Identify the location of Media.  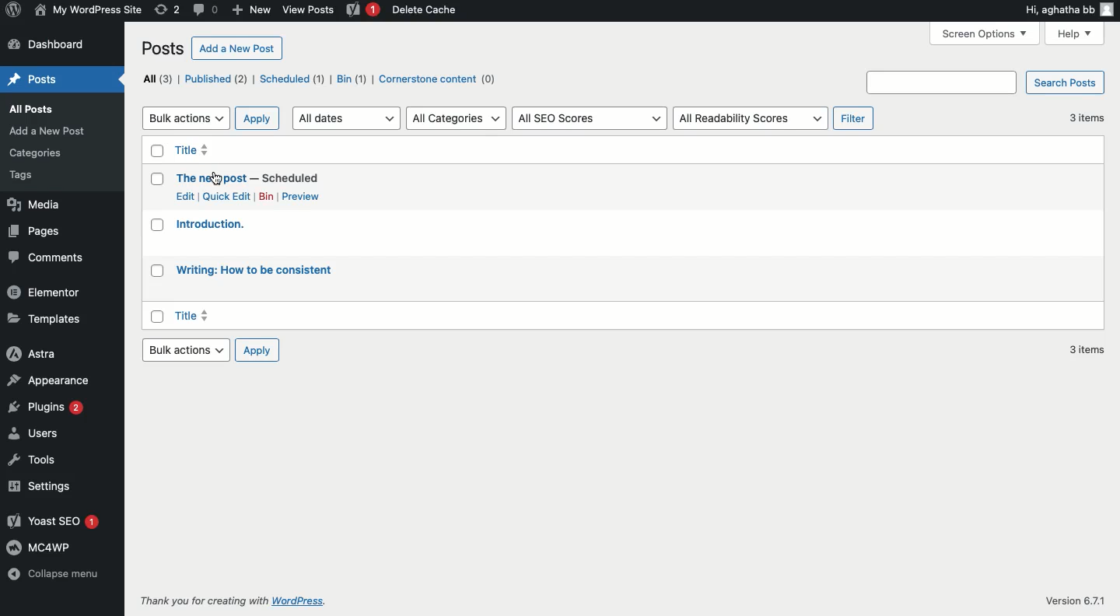
(37, 204).